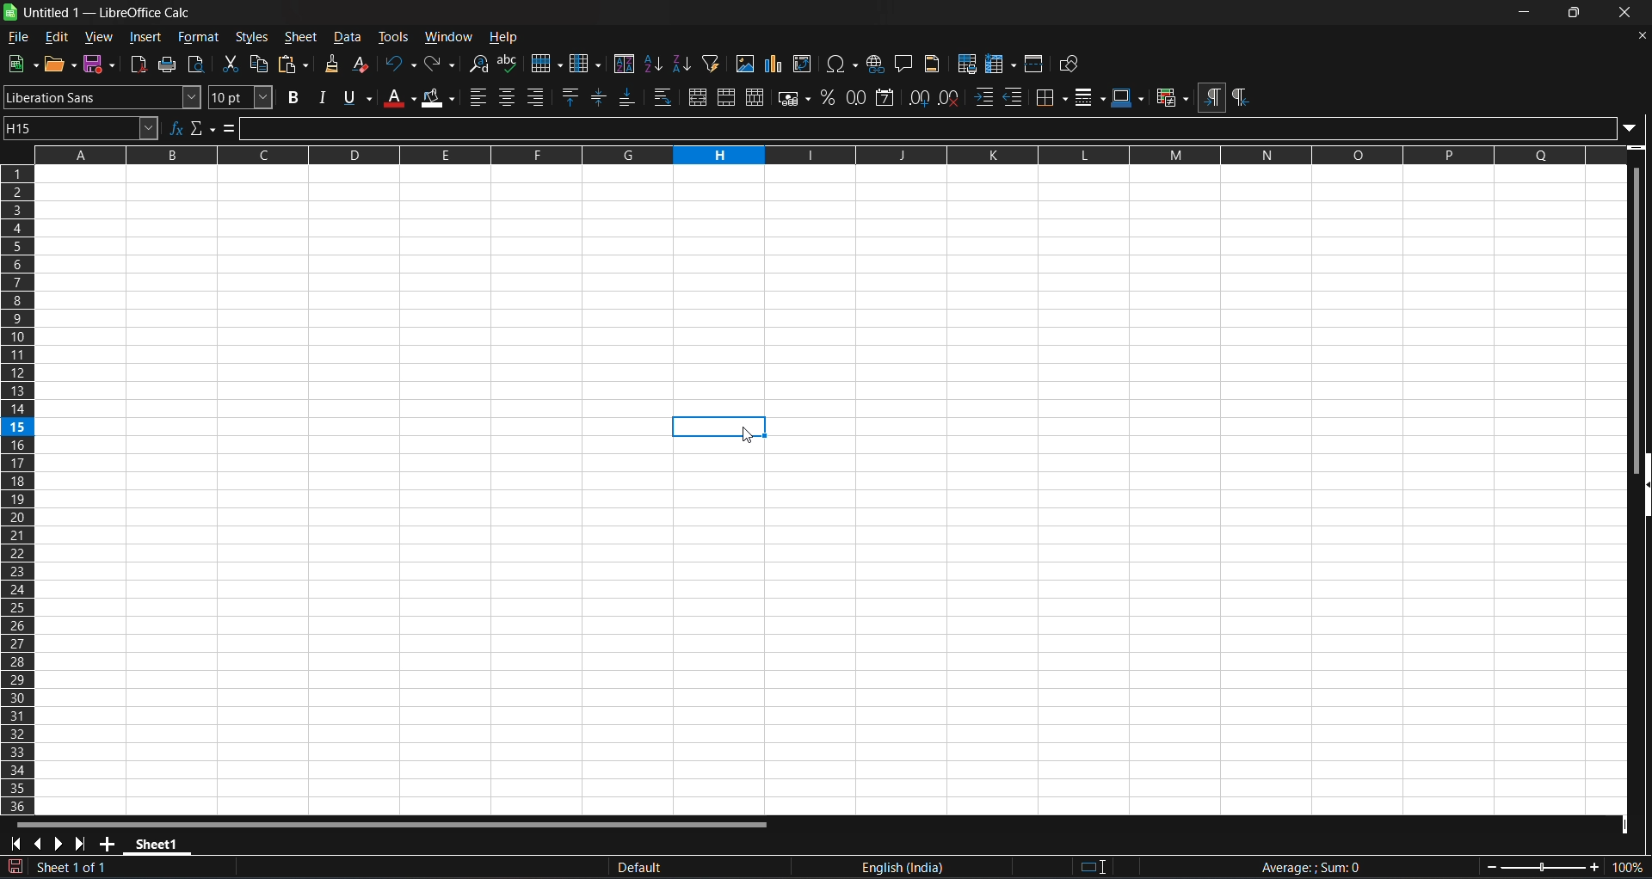 This screenshot has width=1652, height=879. What do you see at coordinates (1633, 307) in the screenshot?
I see `vertical scroll bar` at bounding box center [1633, 307].